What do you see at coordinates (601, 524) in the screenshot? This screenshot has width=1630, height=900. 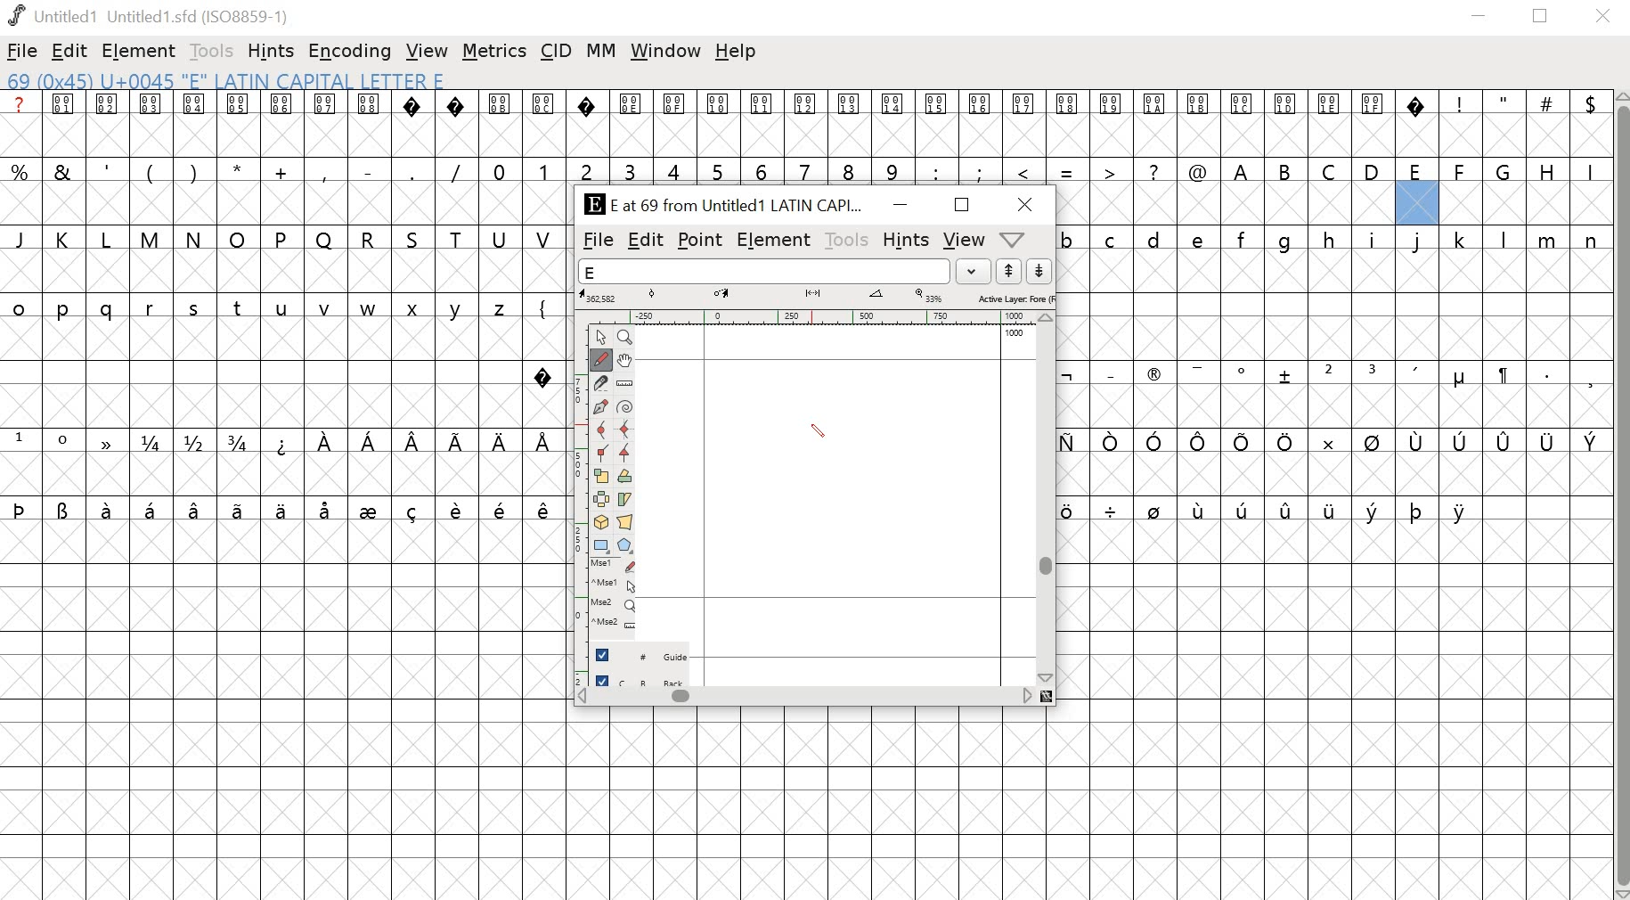 I see `3D rotate` at bounding box center [601, 524].